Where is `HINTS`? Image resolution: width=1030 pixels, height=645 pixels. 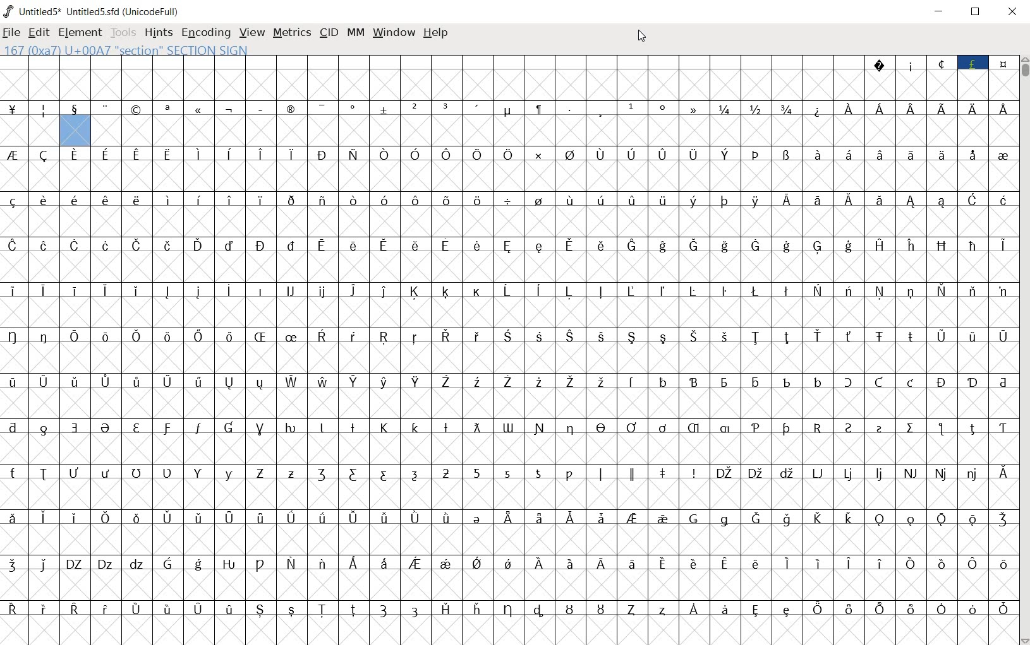
HINTS is located at coordinates (158, 33).